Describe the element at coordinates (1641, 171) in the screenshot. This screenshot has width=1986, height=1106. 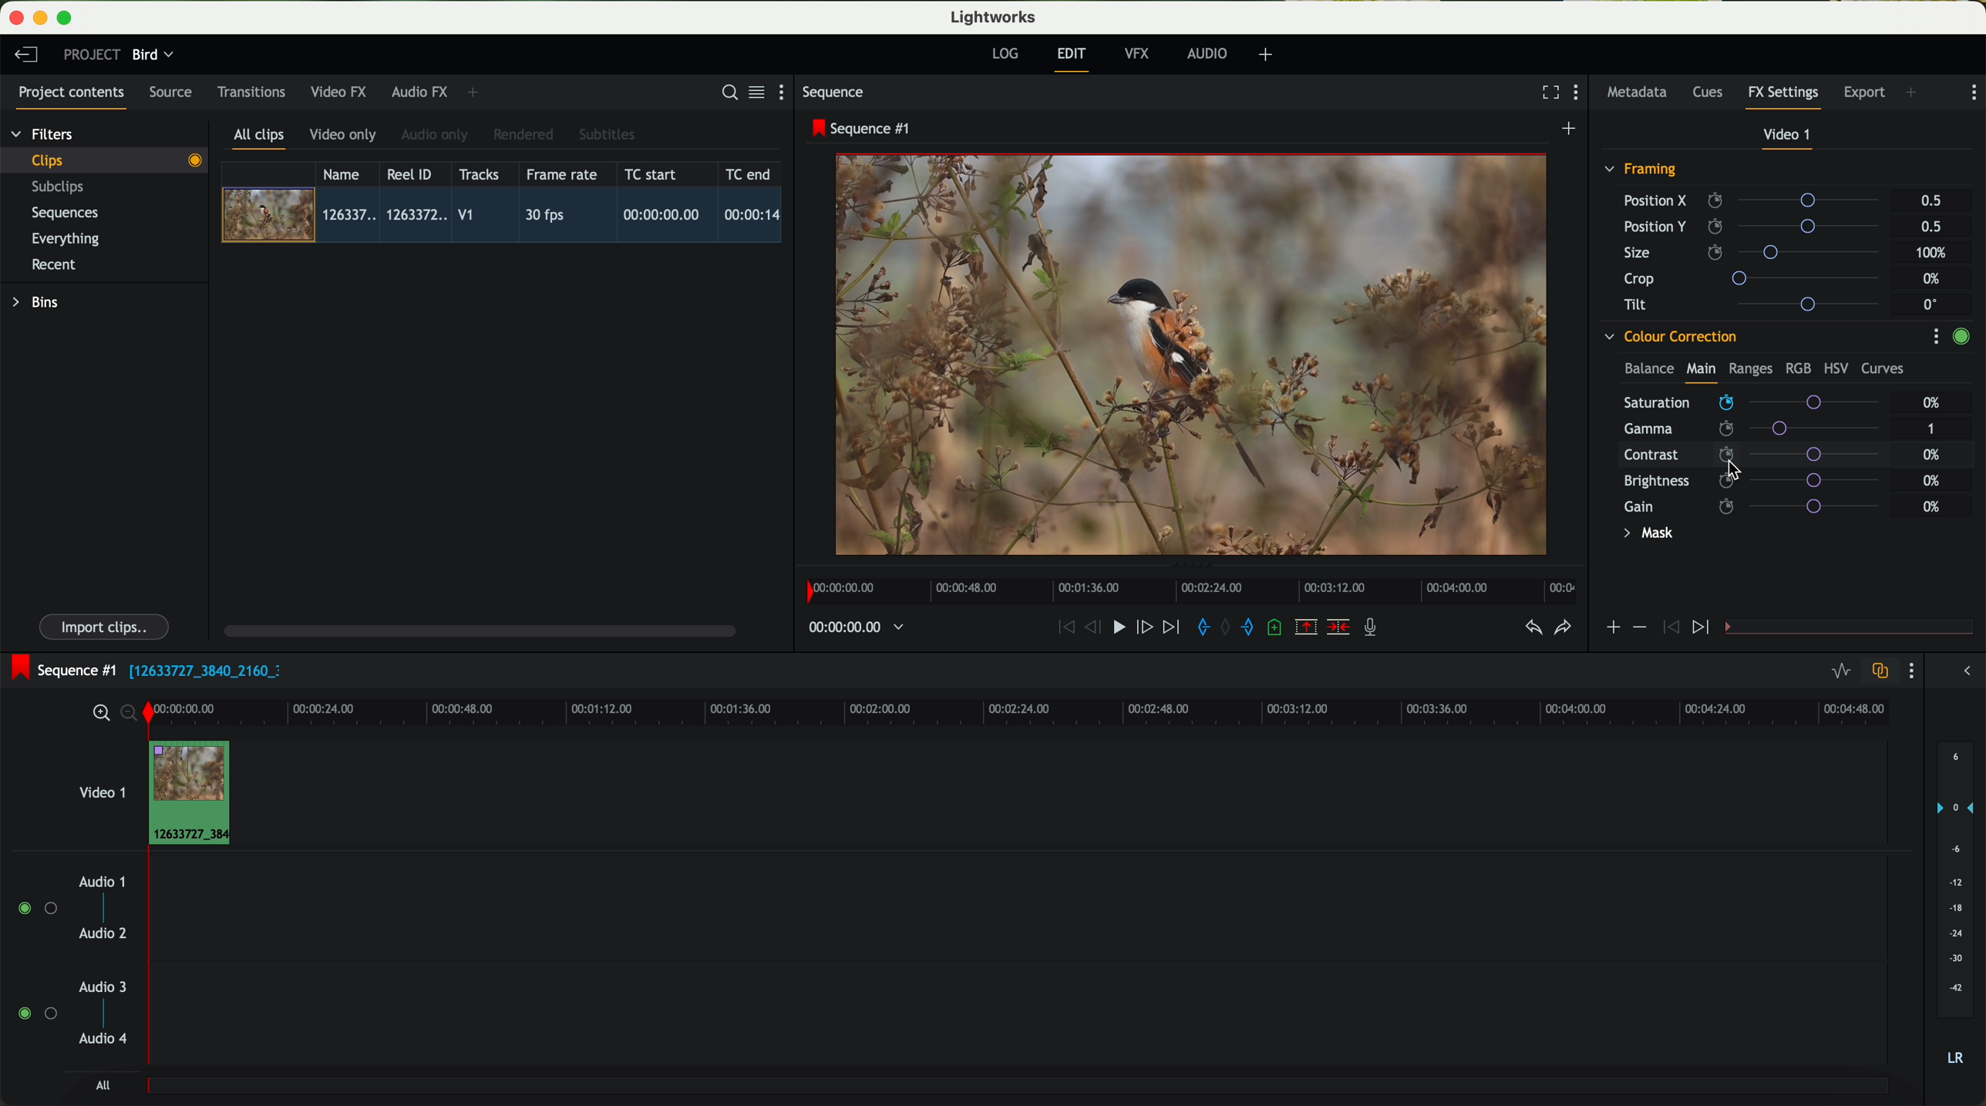
I see `framing` at that location.